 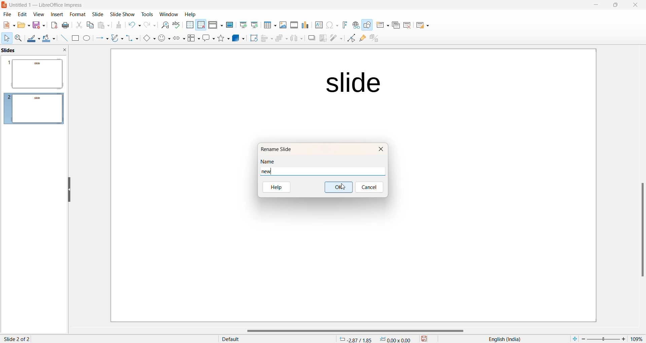 What do you see at coordinates (167, 13) in the screenshot?
I see `Window` at bounding box center [167, 13].